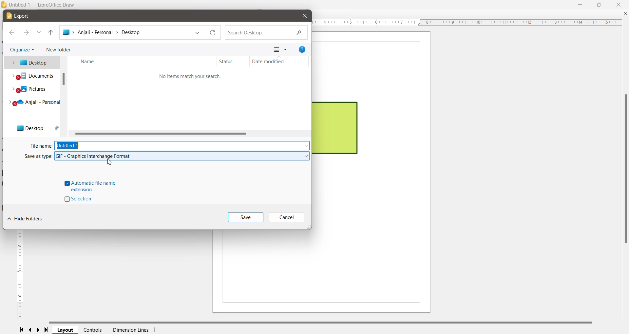 This screenshot has width=629, height=334. Describe the element at coordinates (48, 330) in the screenshot. I see `Scroll to last page` at that location.